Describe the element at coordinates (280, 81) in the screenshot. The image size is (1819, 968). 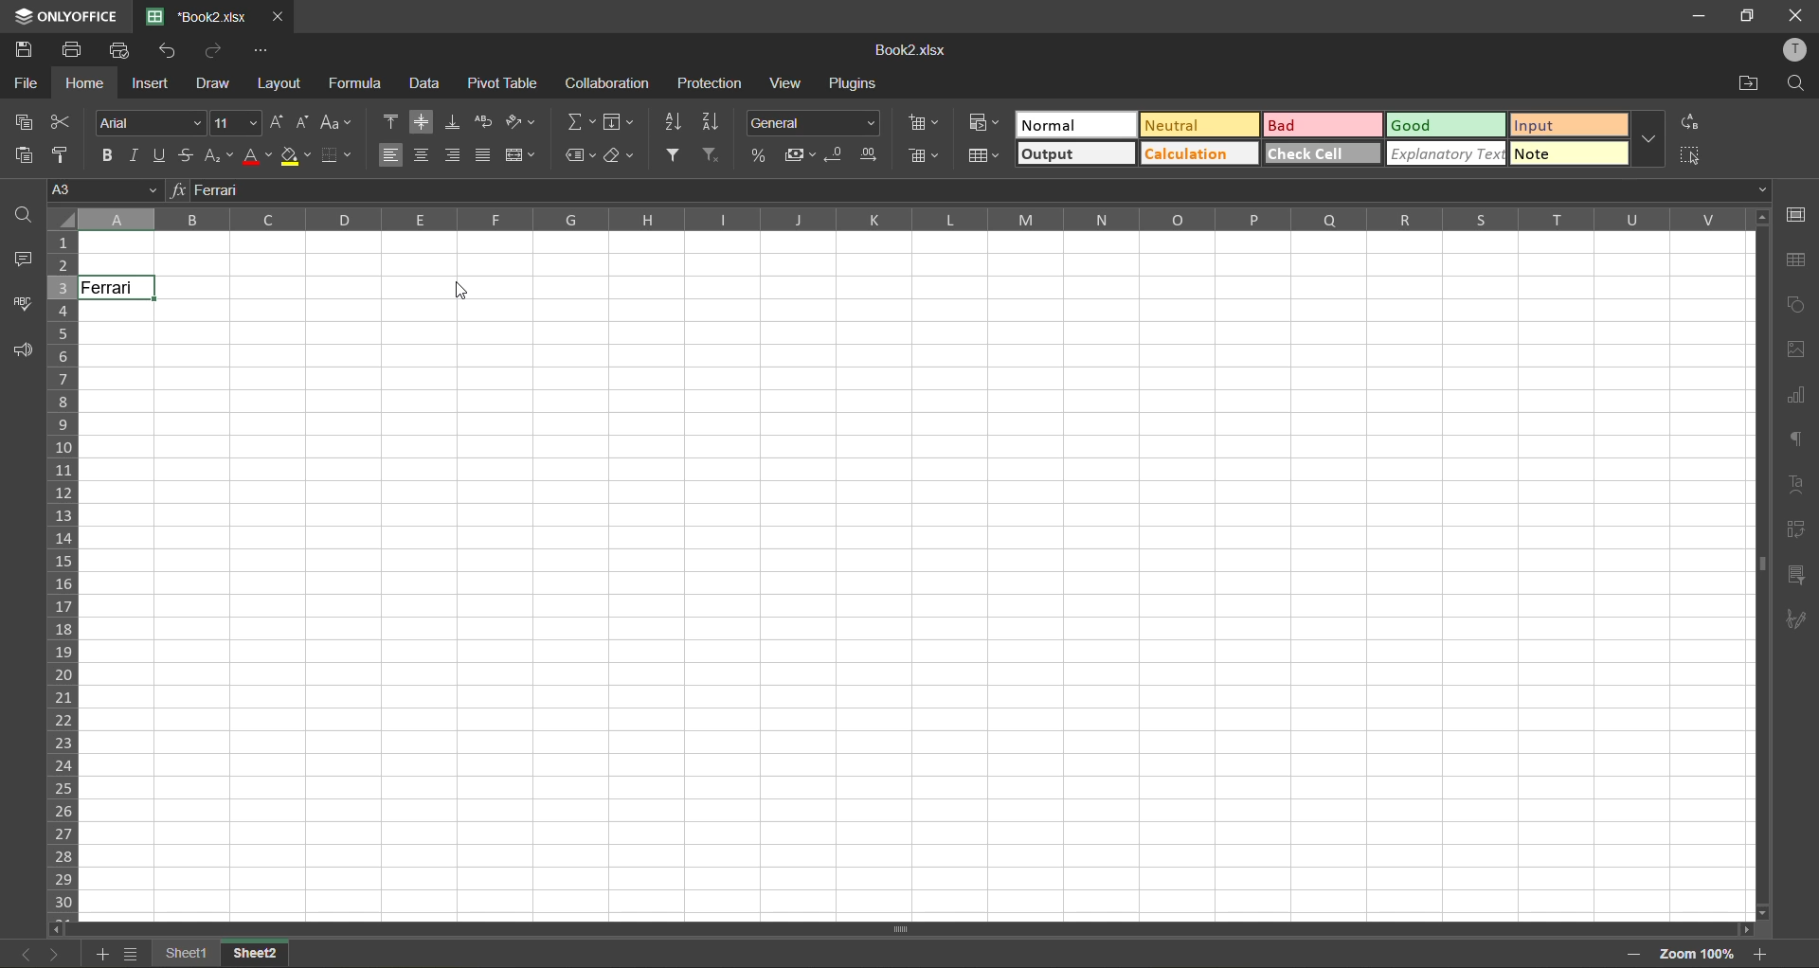
I see `layout` at that location.